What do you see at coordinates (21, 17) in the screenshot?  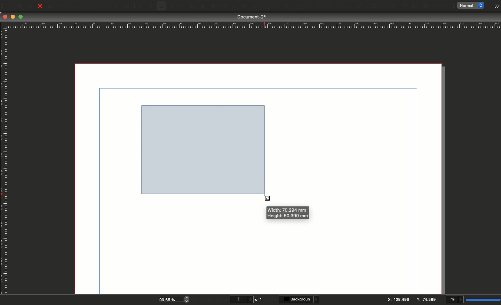 I see `Maximize` at bounding box center [21, 17].